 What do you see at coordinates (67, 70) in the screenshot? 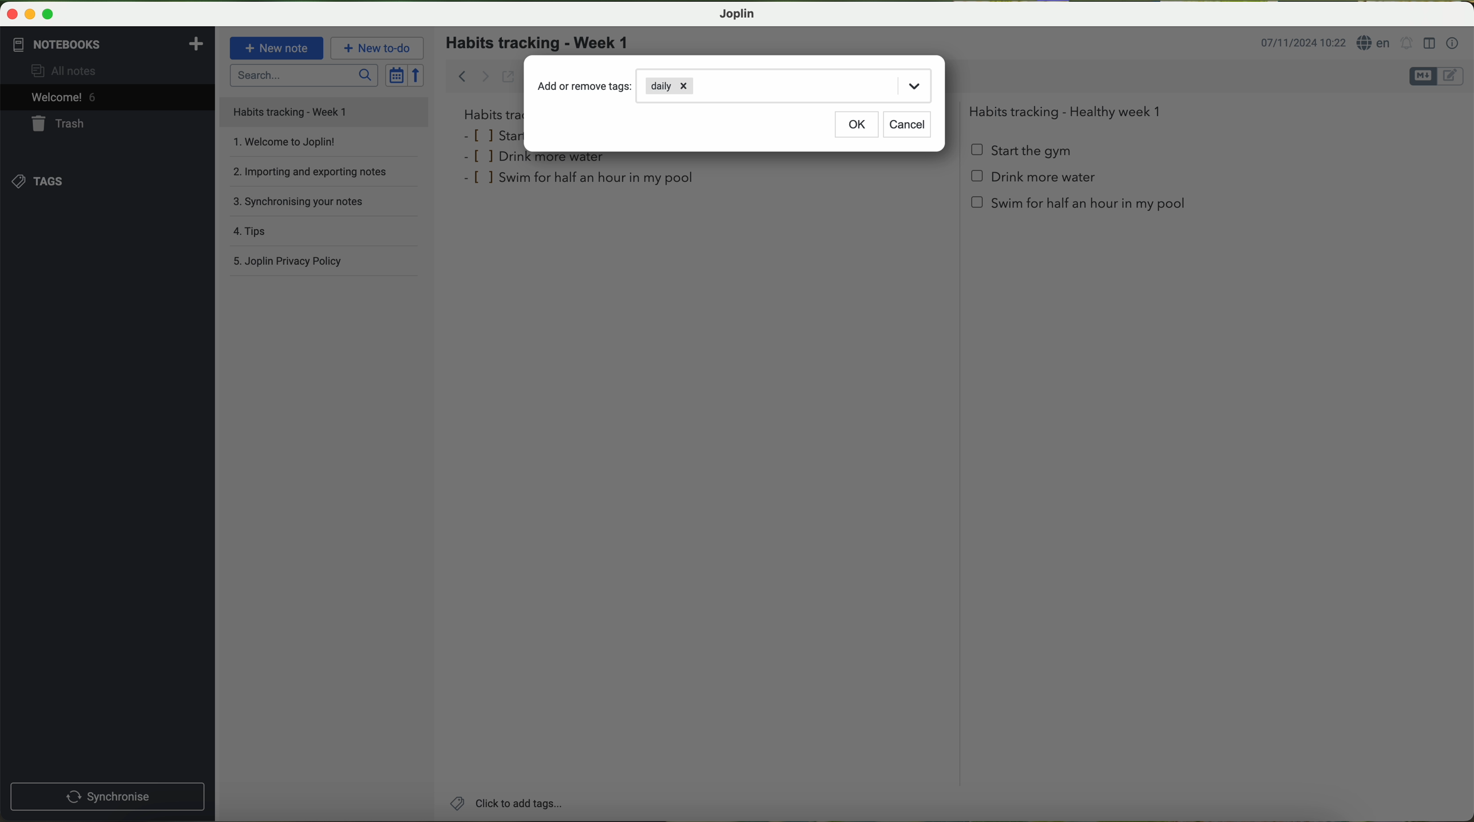
I see `all notes` at bounding box center [67, 70].